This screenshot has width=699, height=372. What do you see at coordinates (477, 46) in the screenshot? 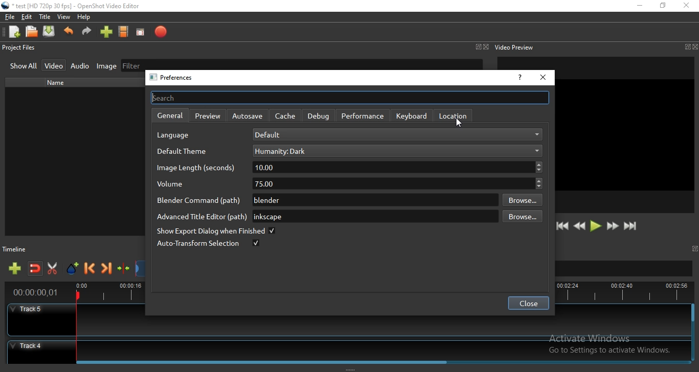
I see `Window ` at bounding box center [477, 46].